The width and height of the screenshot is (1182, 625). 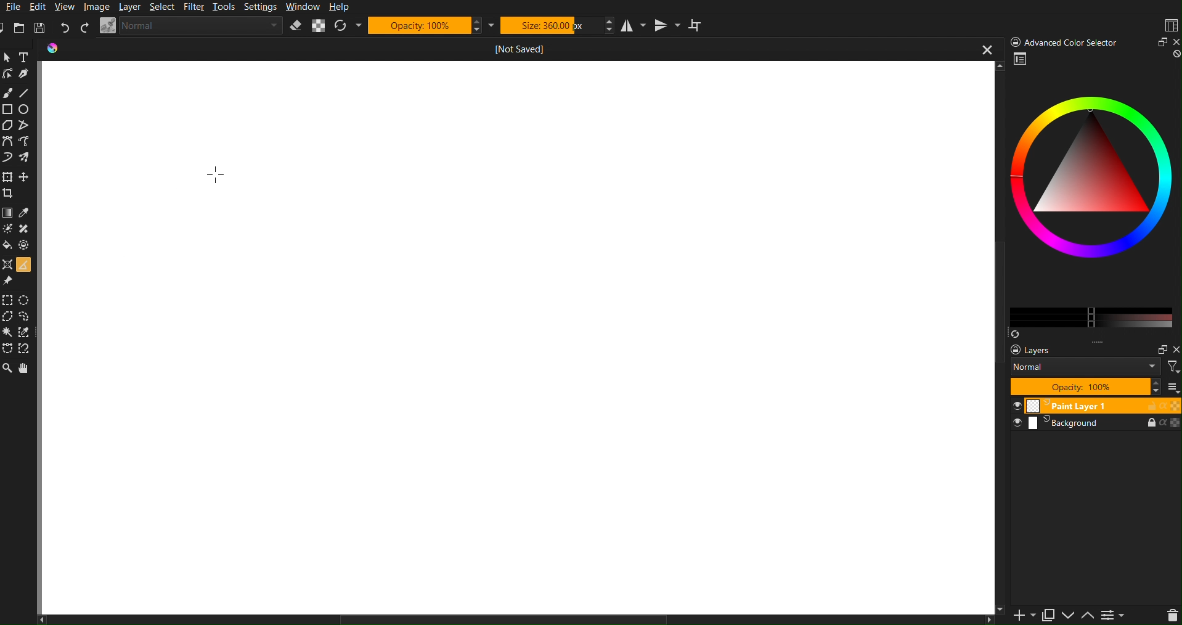 What do you see at coordinates (26, 157) in the screenshot?
I see `Brushes` at bounding box center [26, 157].